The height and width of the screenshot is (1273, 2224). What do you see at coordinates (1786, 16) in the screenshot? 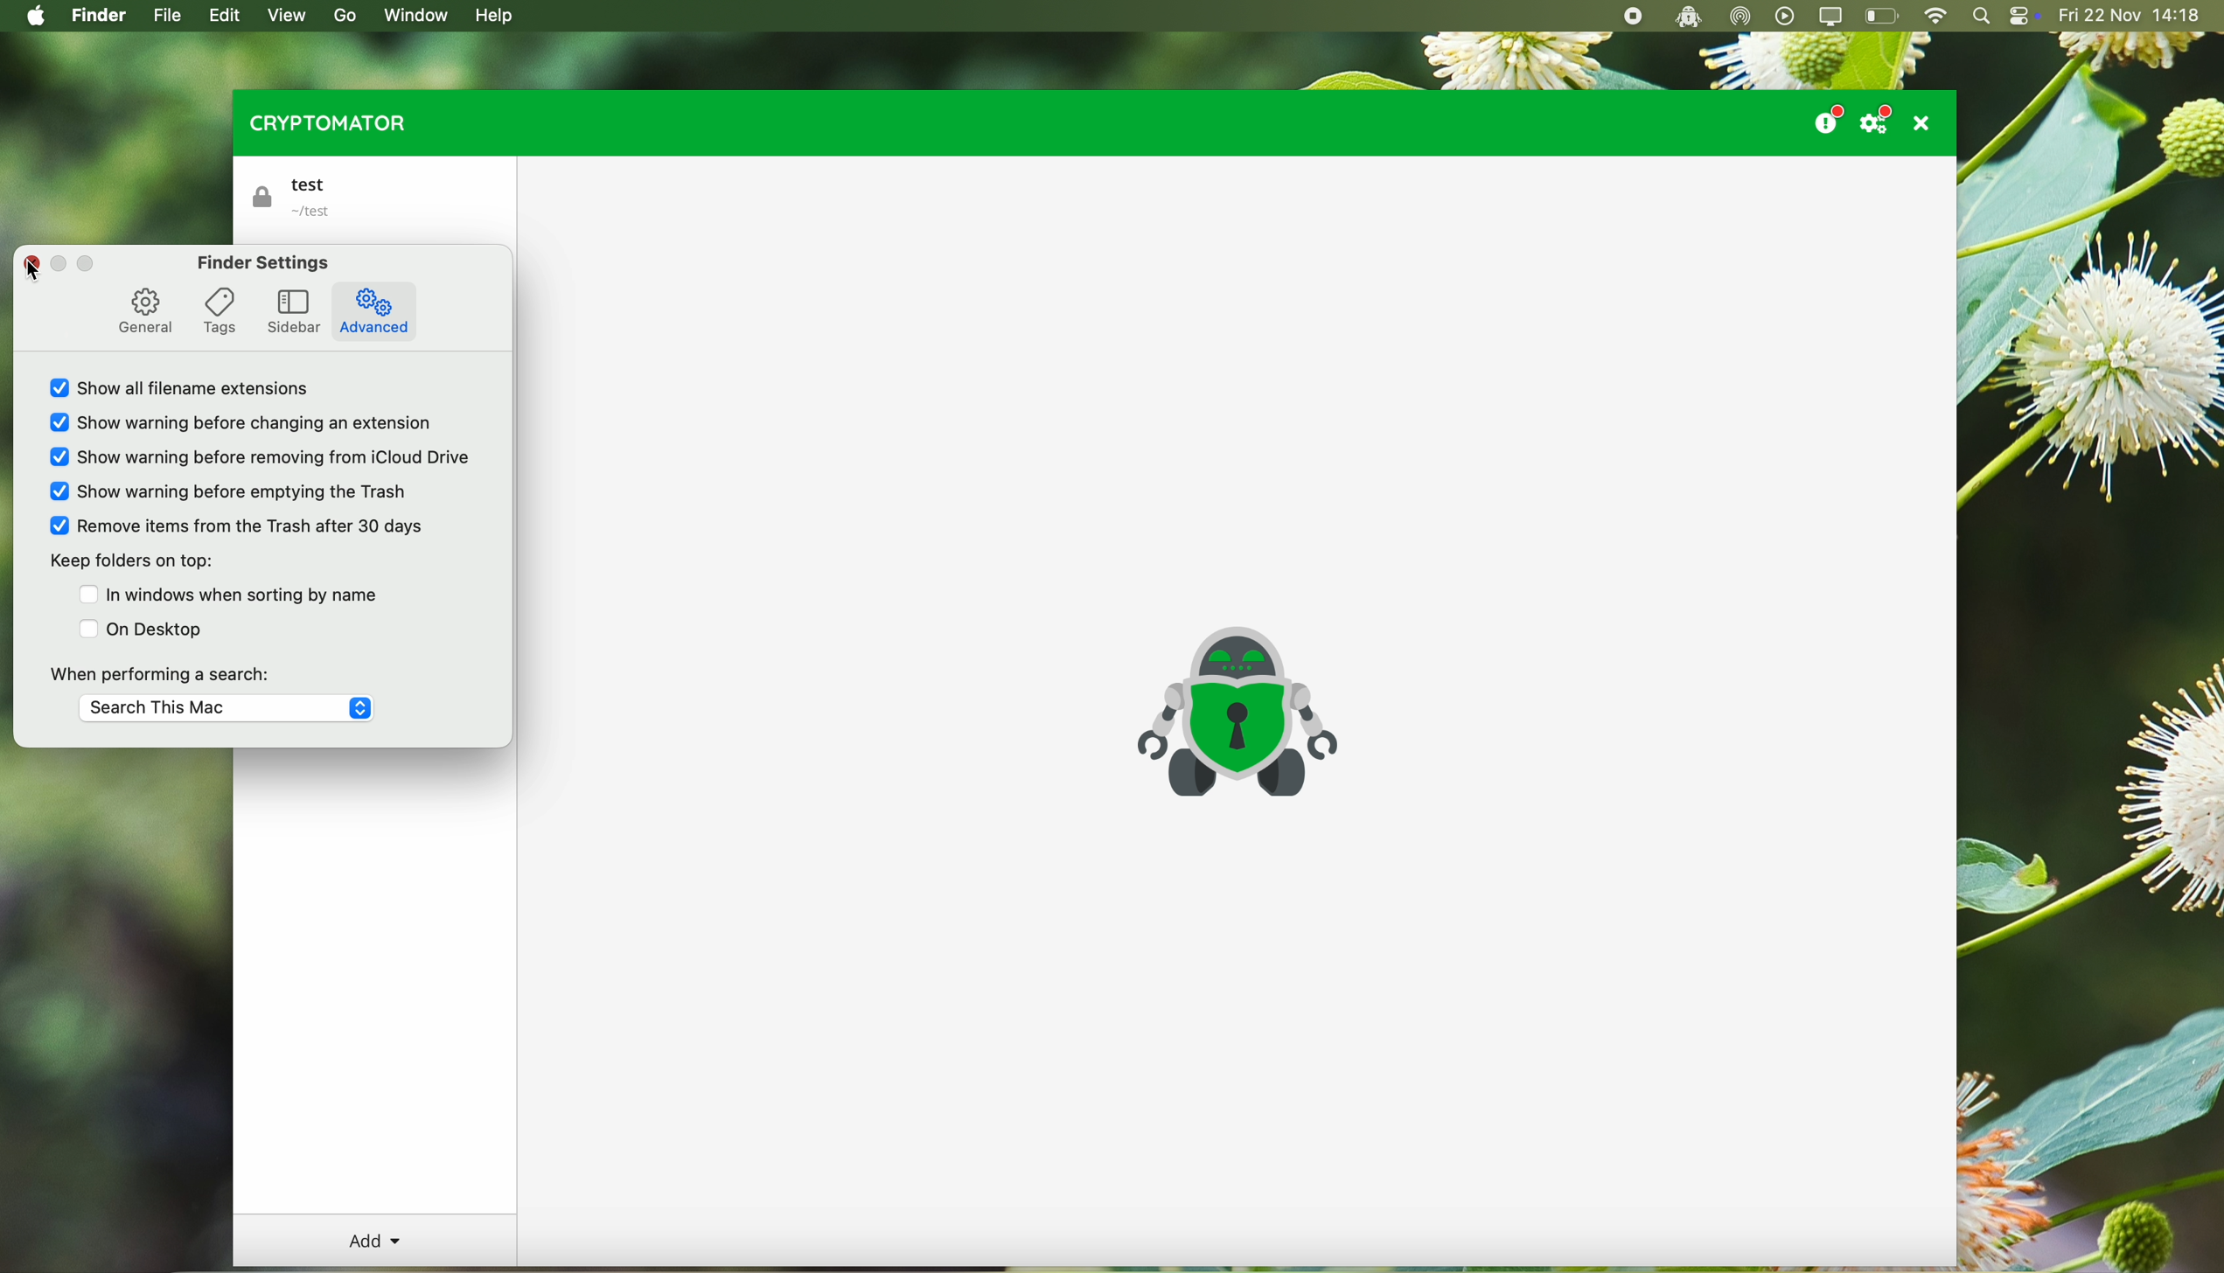
I see `play` at bounding box center [1786, 16].